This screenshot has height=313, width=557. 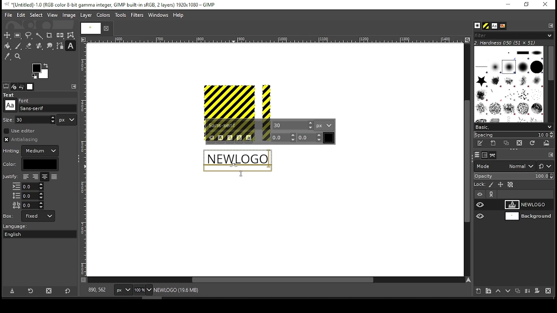 What do you see at coordinates (537, 291) in the screenshot?
I see `mask  layer` at bounding box center [537, 291].